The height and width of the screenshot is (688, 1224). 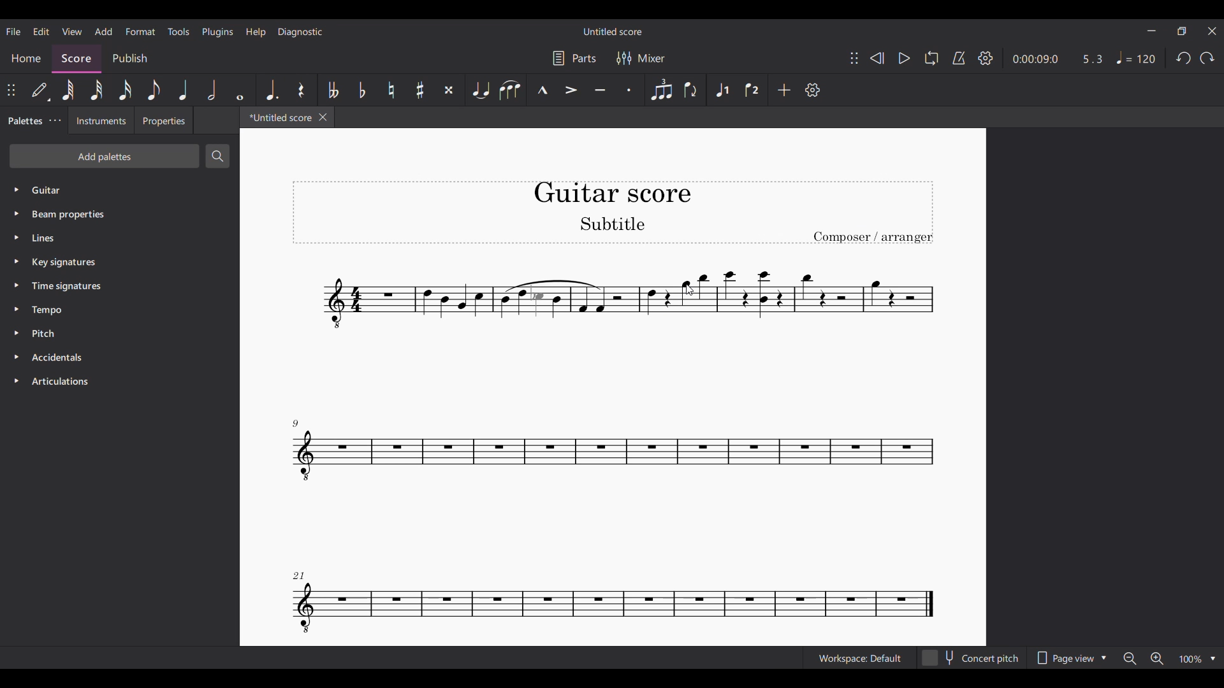 What do you see at coordinates (931, 58) in the screenshot?
I see `Loop playback` at bounding box center [931, 58].